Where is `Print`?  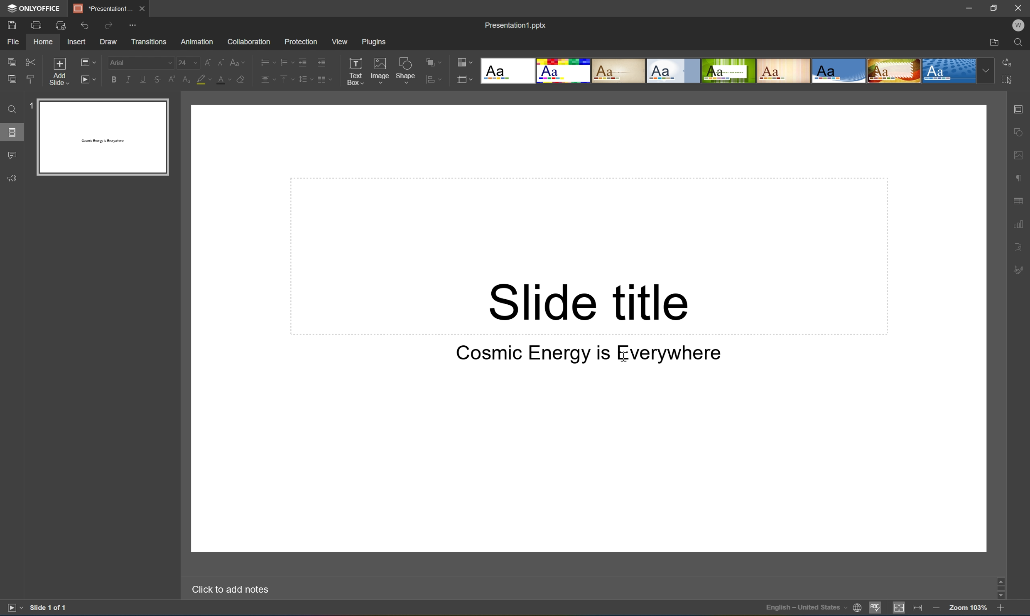
Print is located at coordinates (37, 25).